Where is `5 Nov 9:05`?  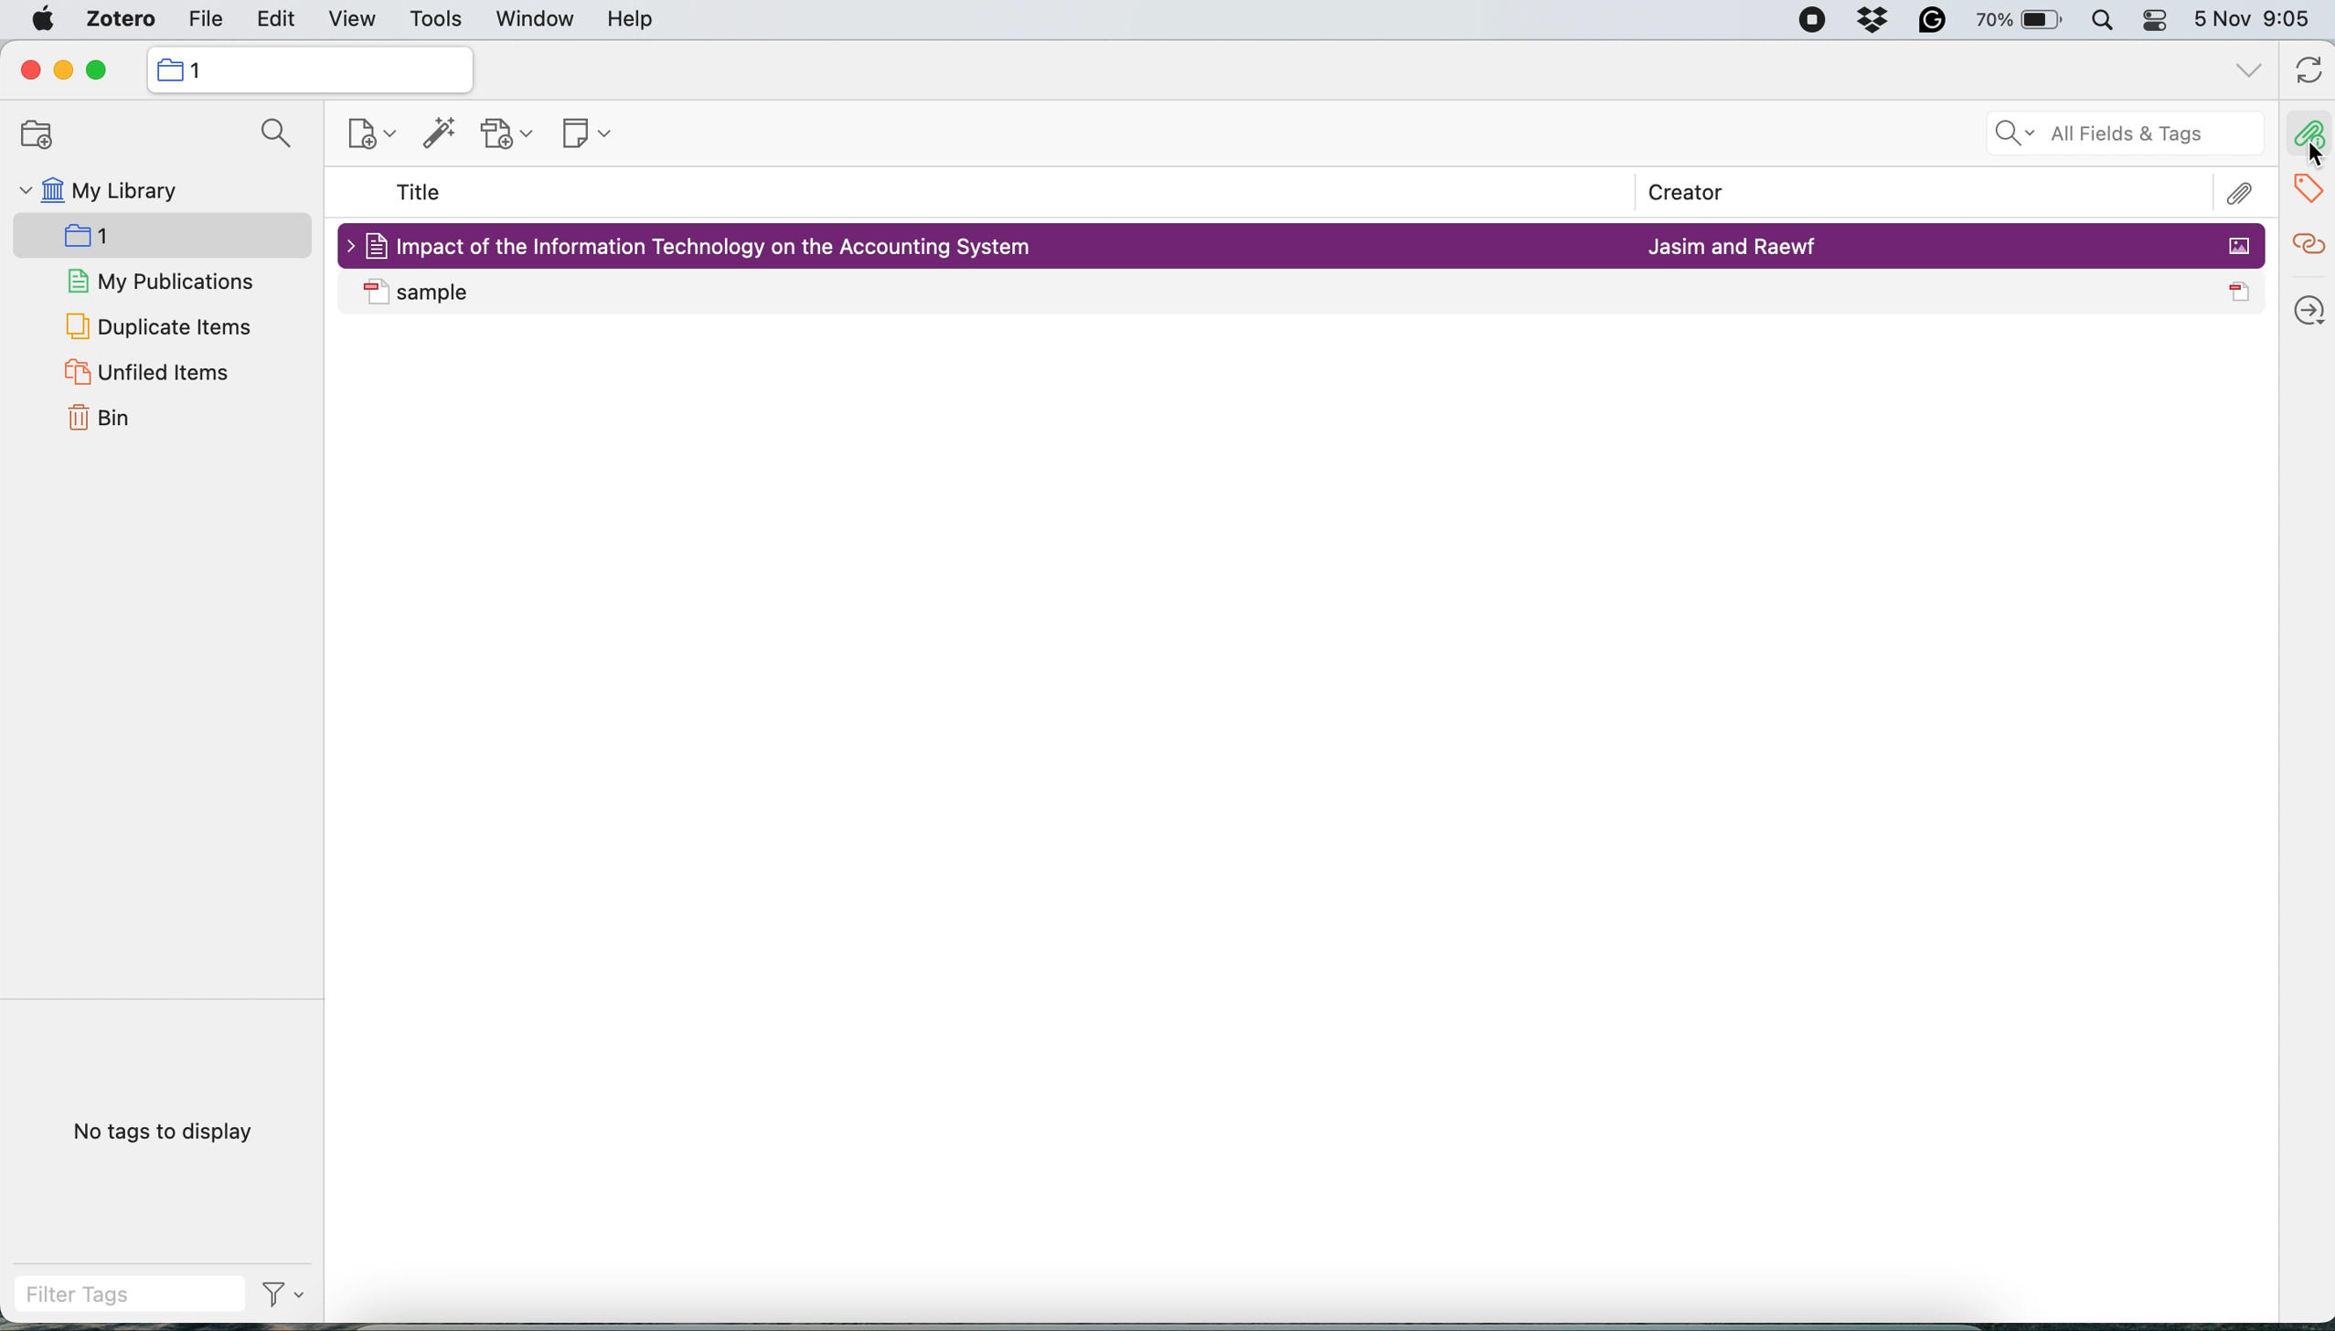
5 Nov 9:05 is located at coordinates (2258, 21).